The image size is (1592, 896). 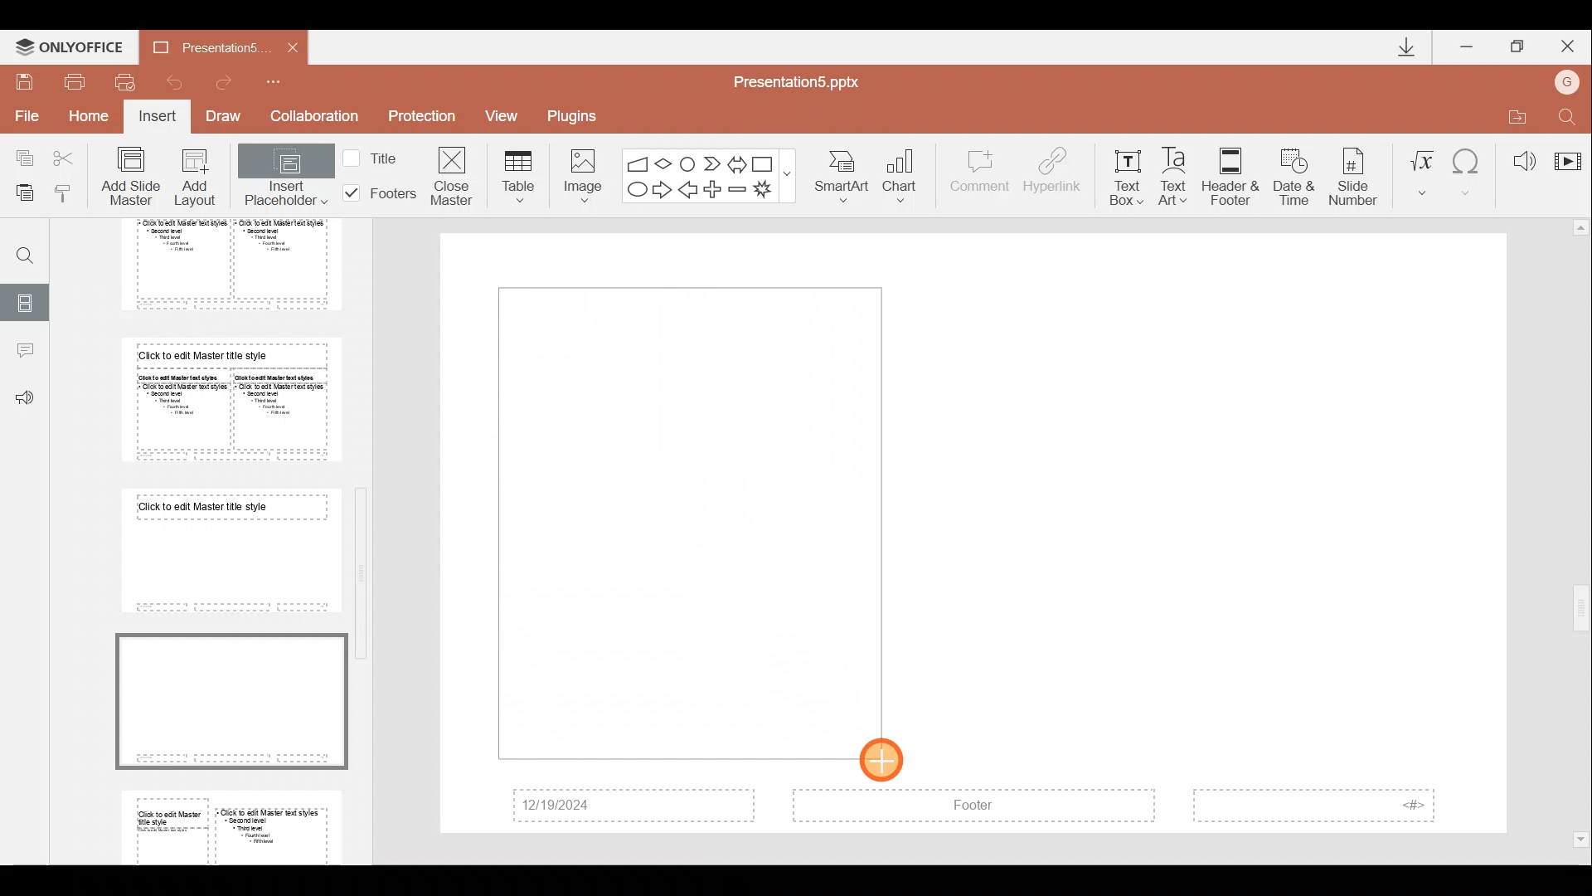 I want to click on View, so click(x=507, y=115).